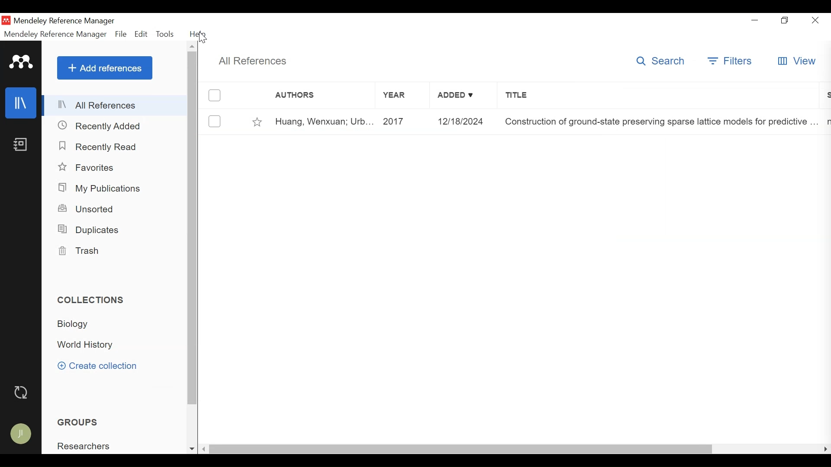 This screenshot has height=467, width=831. Describe the element at coordinates (76, 324) in the screenshot. I see `Collection` at that location.